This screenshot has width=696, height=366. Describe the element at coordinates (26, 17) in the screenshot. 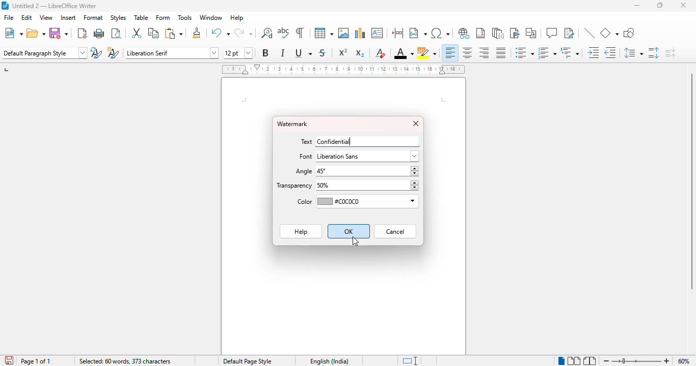

I see `edit` at that location.